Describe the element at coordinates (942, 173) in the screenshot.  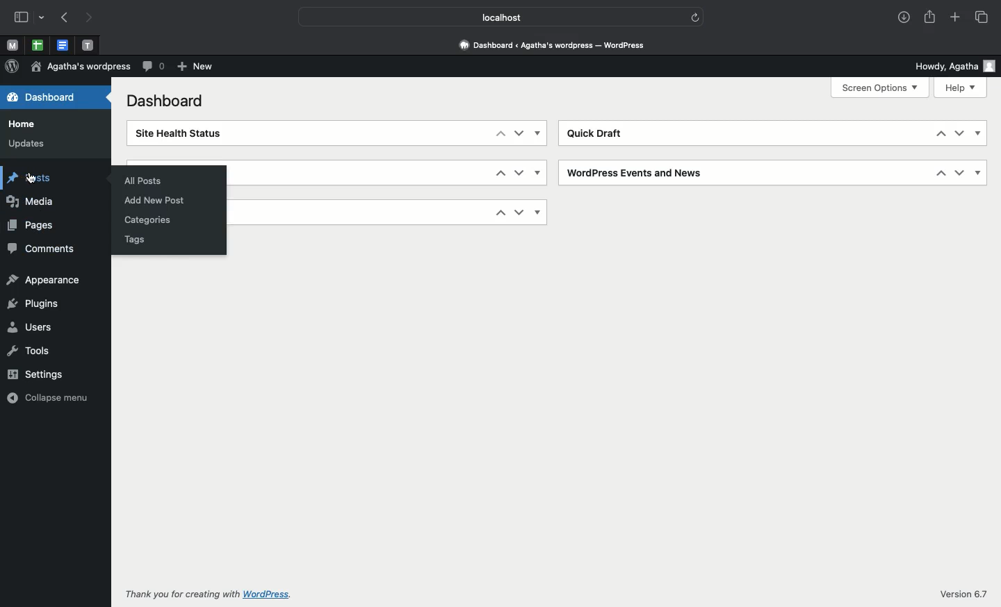
I see `Up` at that location.